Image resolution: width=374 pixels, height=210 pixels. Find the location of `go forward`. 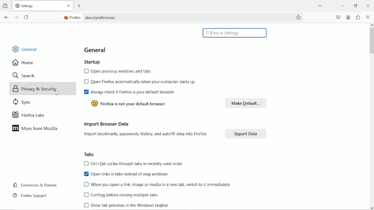

go forward is located at coordinates (16, 17).